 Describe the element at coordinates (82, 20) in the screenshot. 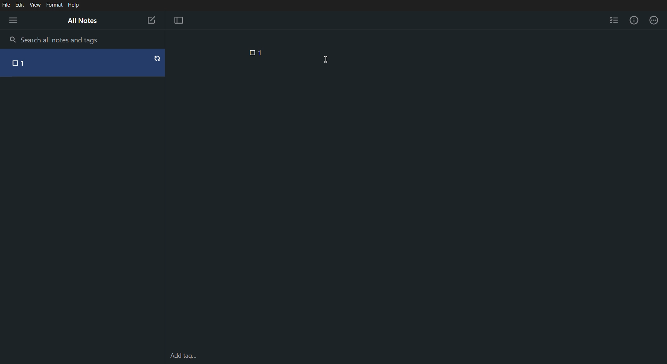

I see `All Notes` at that location.